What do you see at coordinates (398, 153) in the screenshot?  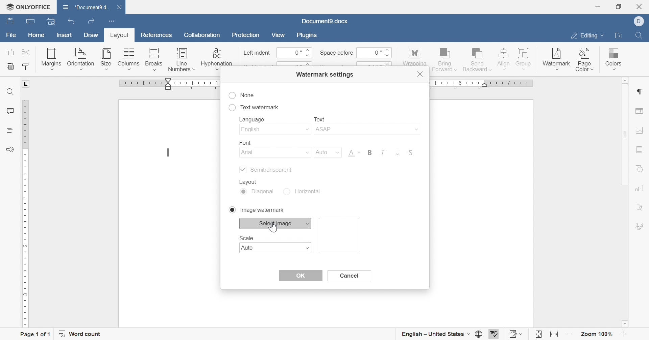 I see `underline` at bounding box center [398, 153].